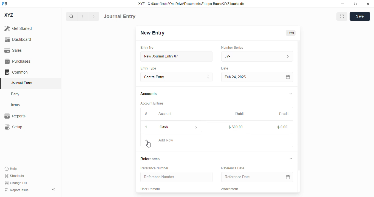 This screenshot has height=197, width=374. What do you see at coordinates (54, 189) in the screenshot?
I see `toggle sidebar` at bounding box center [54, 189].